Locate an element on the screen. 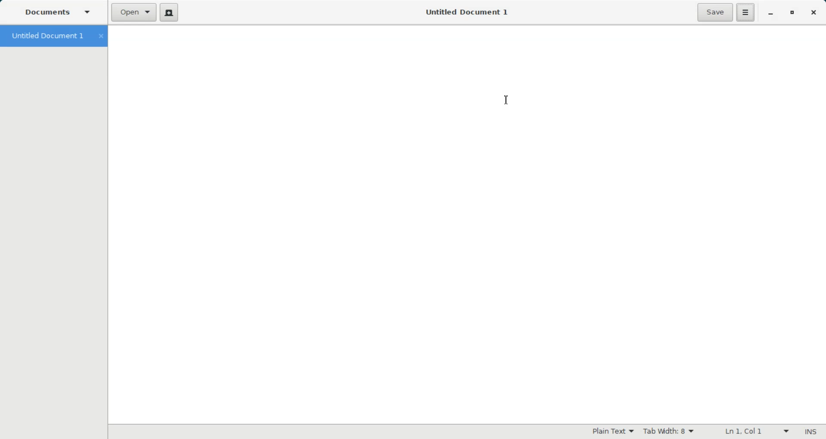  Untitled Document 1  is located at coordinates (52, 36).